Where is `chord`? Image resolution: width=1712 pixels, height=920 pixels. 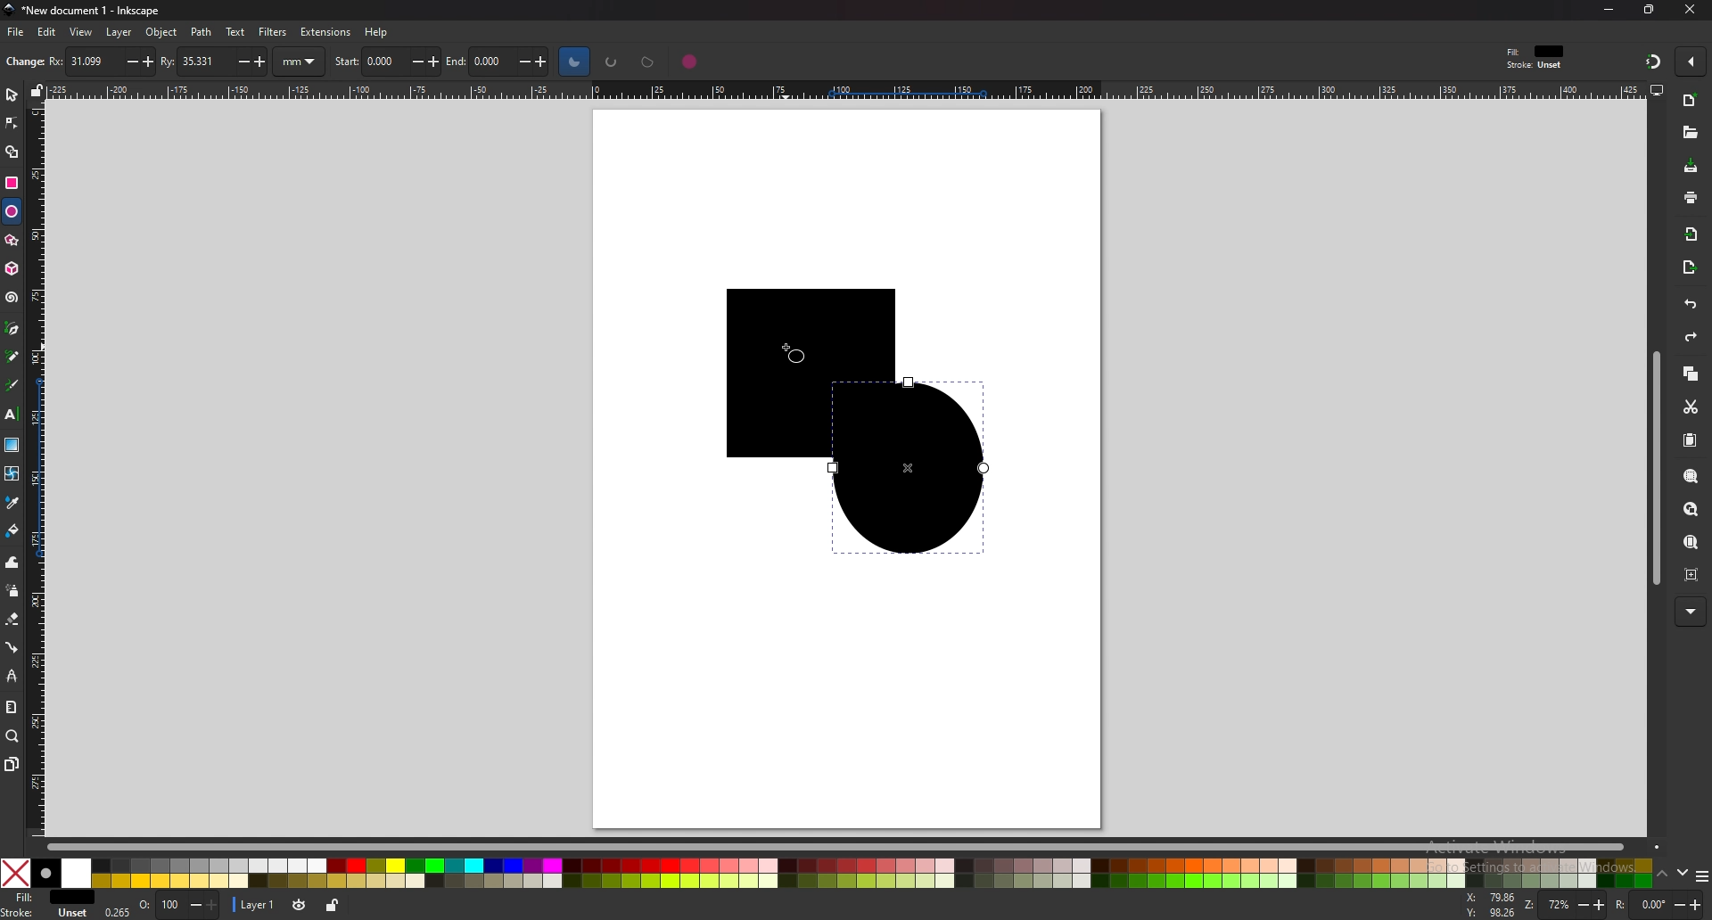
chord is located at coordinates (648, 62).